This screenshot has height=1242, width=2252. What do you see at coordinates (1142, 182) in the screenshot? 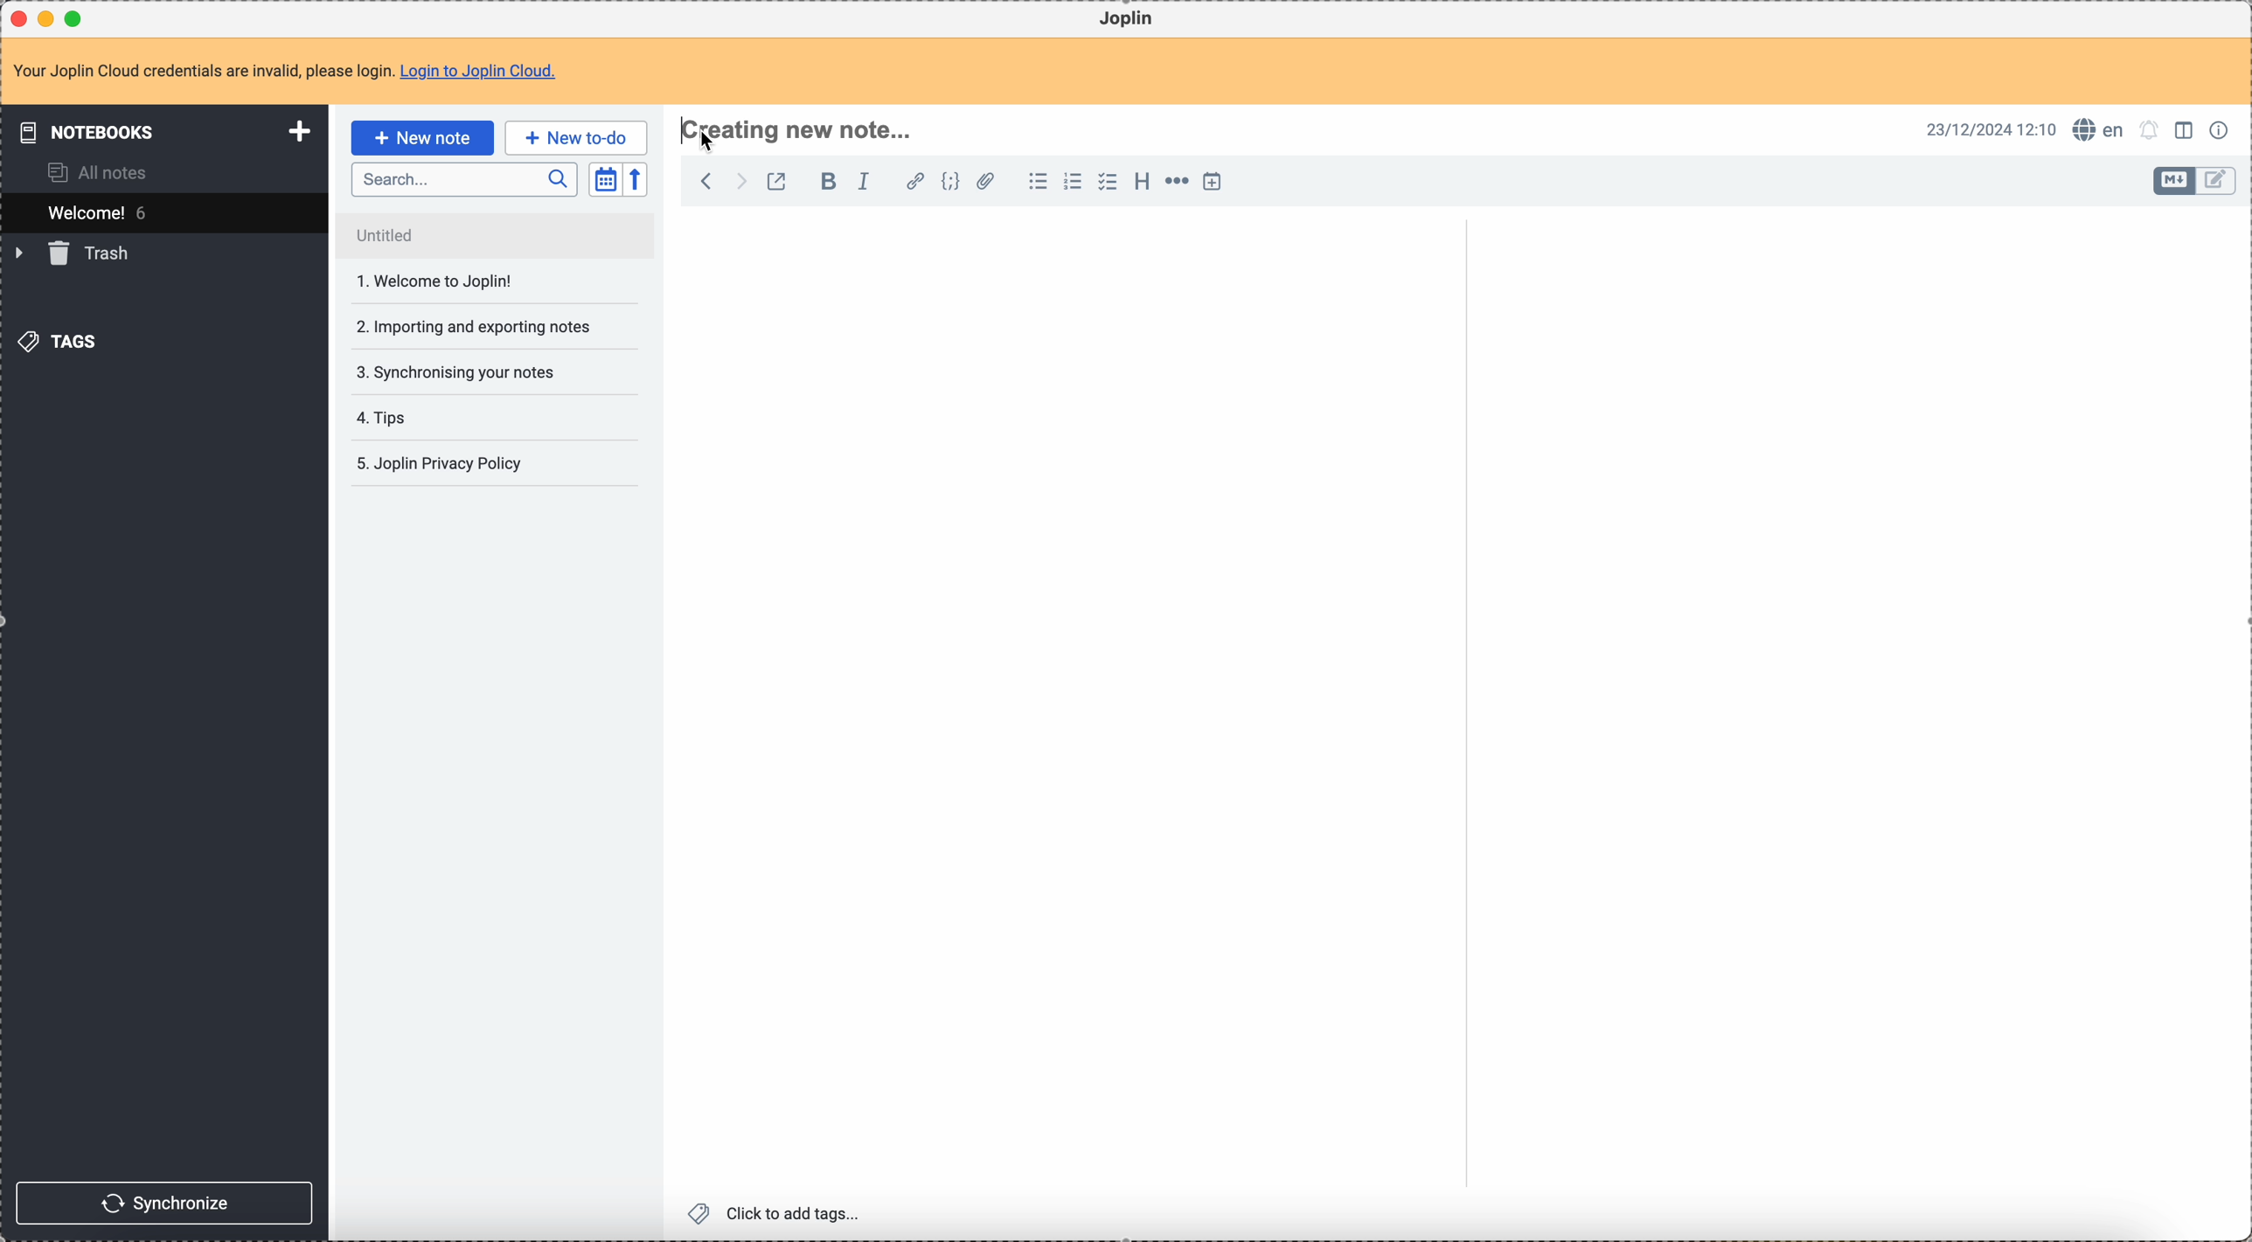
I see `heading` at bounding box center [1142, 182].